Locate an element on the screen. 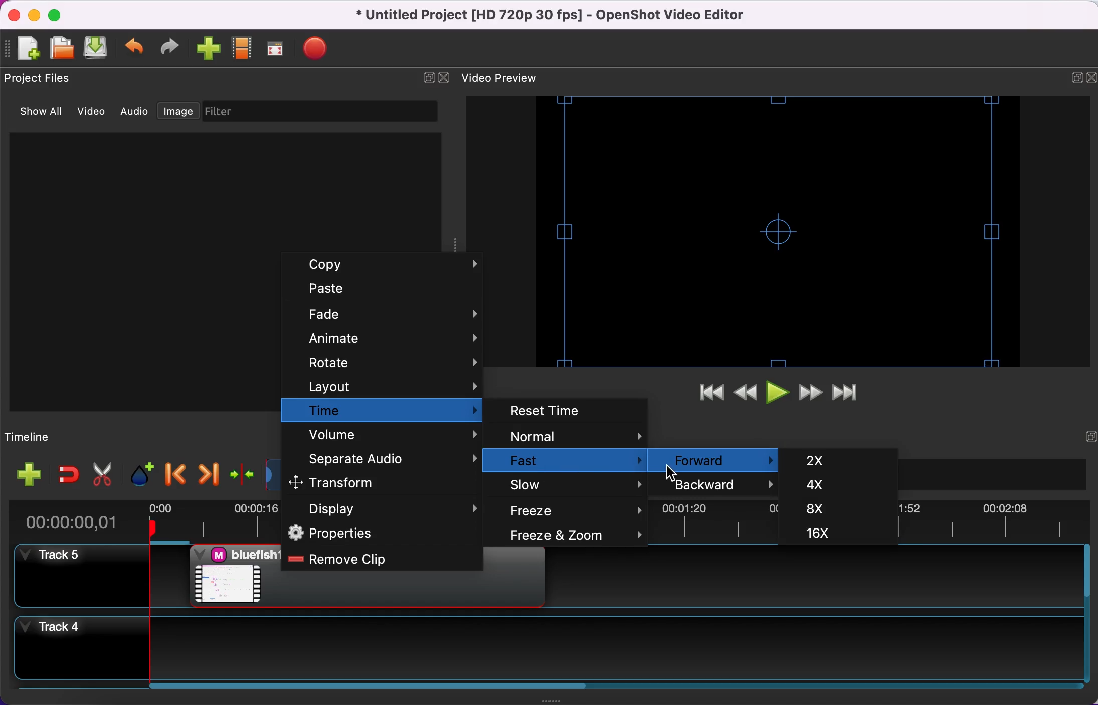 The width and height of the screenshot is (1098, 705). freeze and zoom is located at coordinates (575, 536).